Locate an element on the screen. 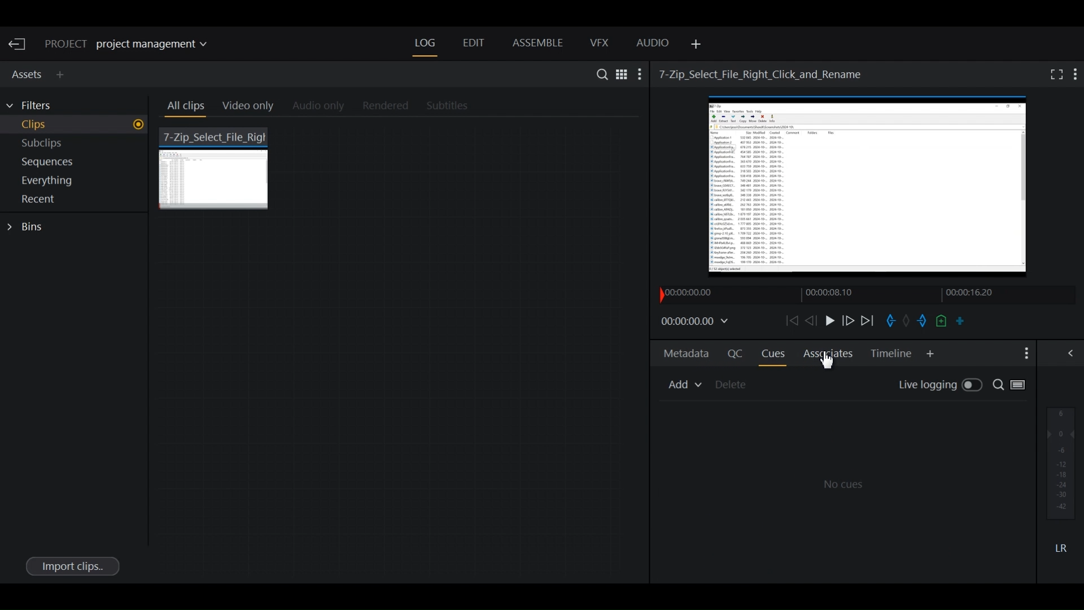 The image size is (1084, 610). Mark out is located at coordinates (921, 321).